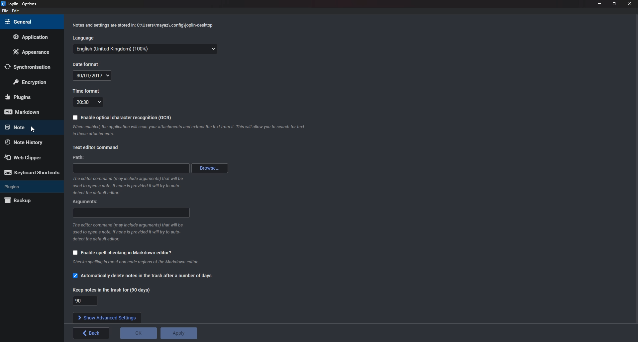 The width and height of the screenshot is (638, 342). What do you see at coordinates (30, 157) in the screenshot?
I see `Web Clipper` at bounding box center [30, 157].